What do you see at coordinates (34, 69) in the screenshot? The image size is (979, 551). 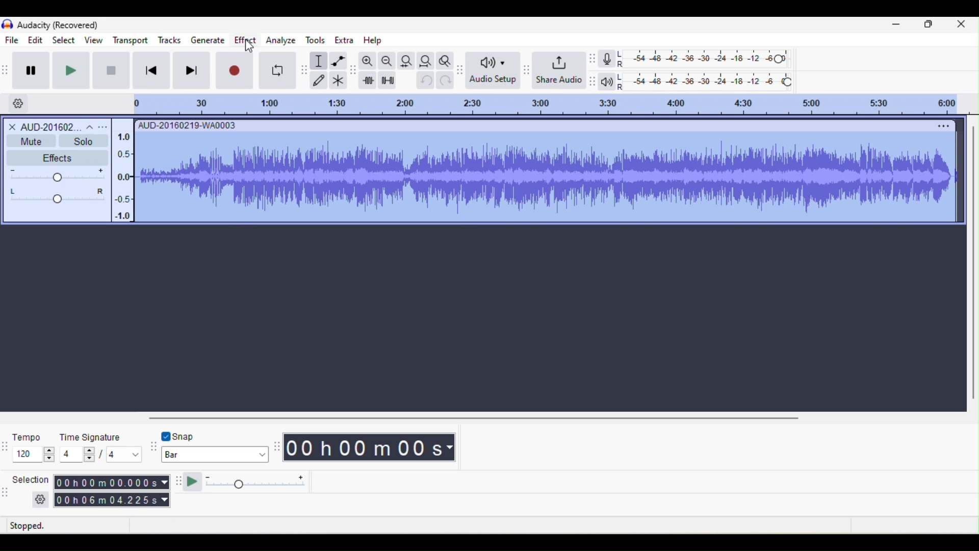 I see `pause` at bounding box center [34, 69].